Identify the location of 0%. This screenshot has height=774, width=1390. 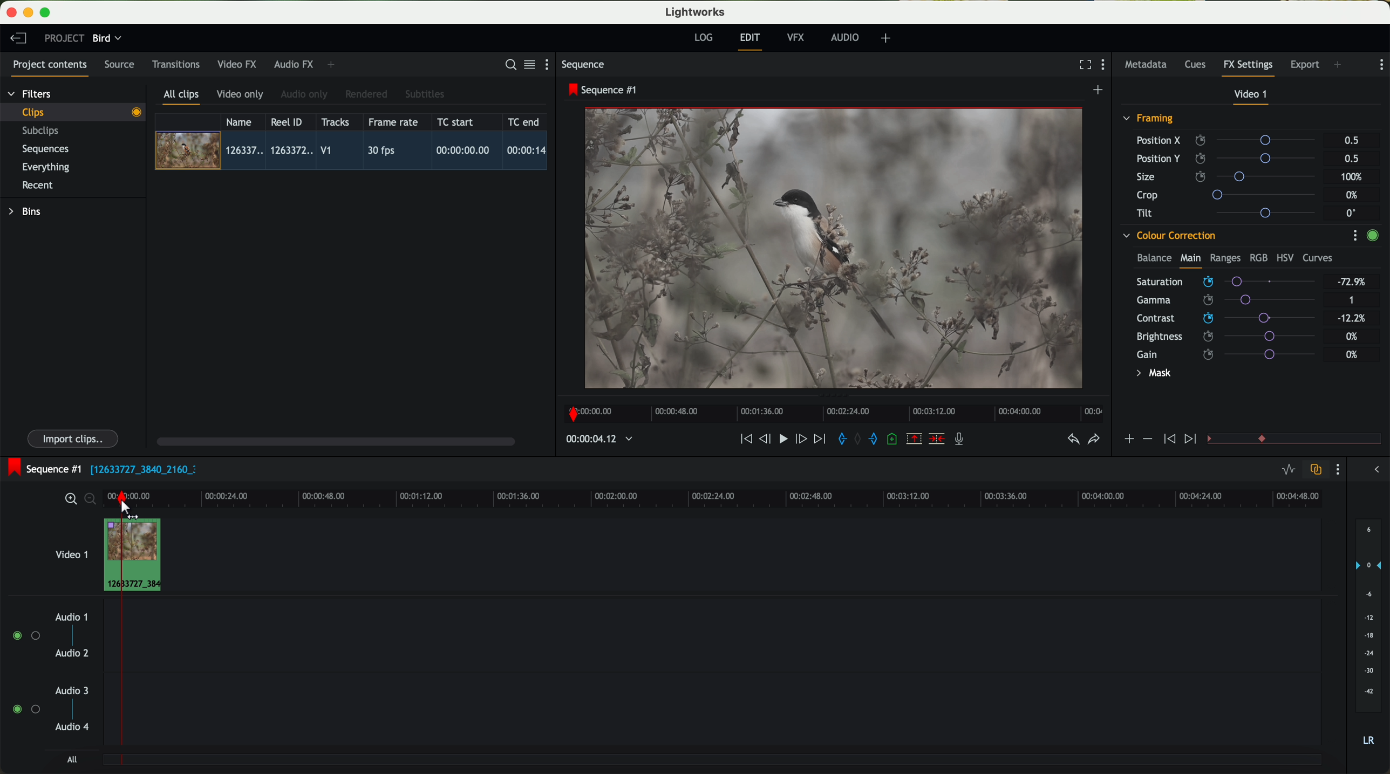
(1352, 335).